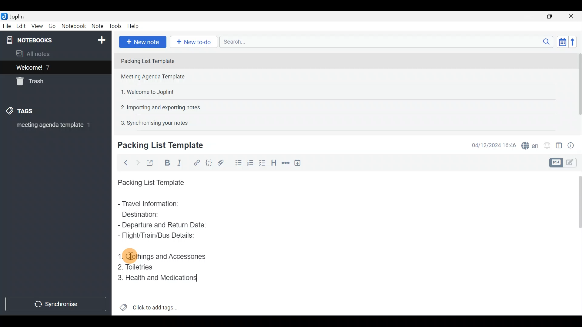 The image size is (582, 327). Describe the element at coordinates (73, 27) in the screenshot. I see `Notebook` at that location.